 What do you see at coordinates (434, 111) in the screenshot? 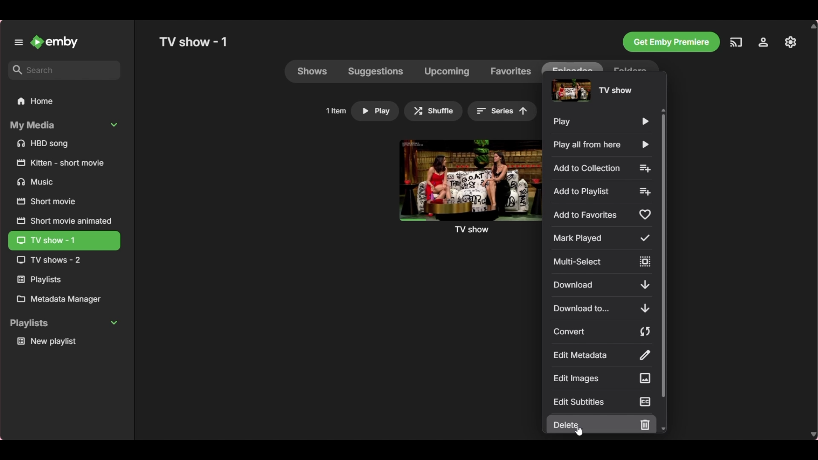
I see `Shuffle episodes` at bounding box center [434, 111].